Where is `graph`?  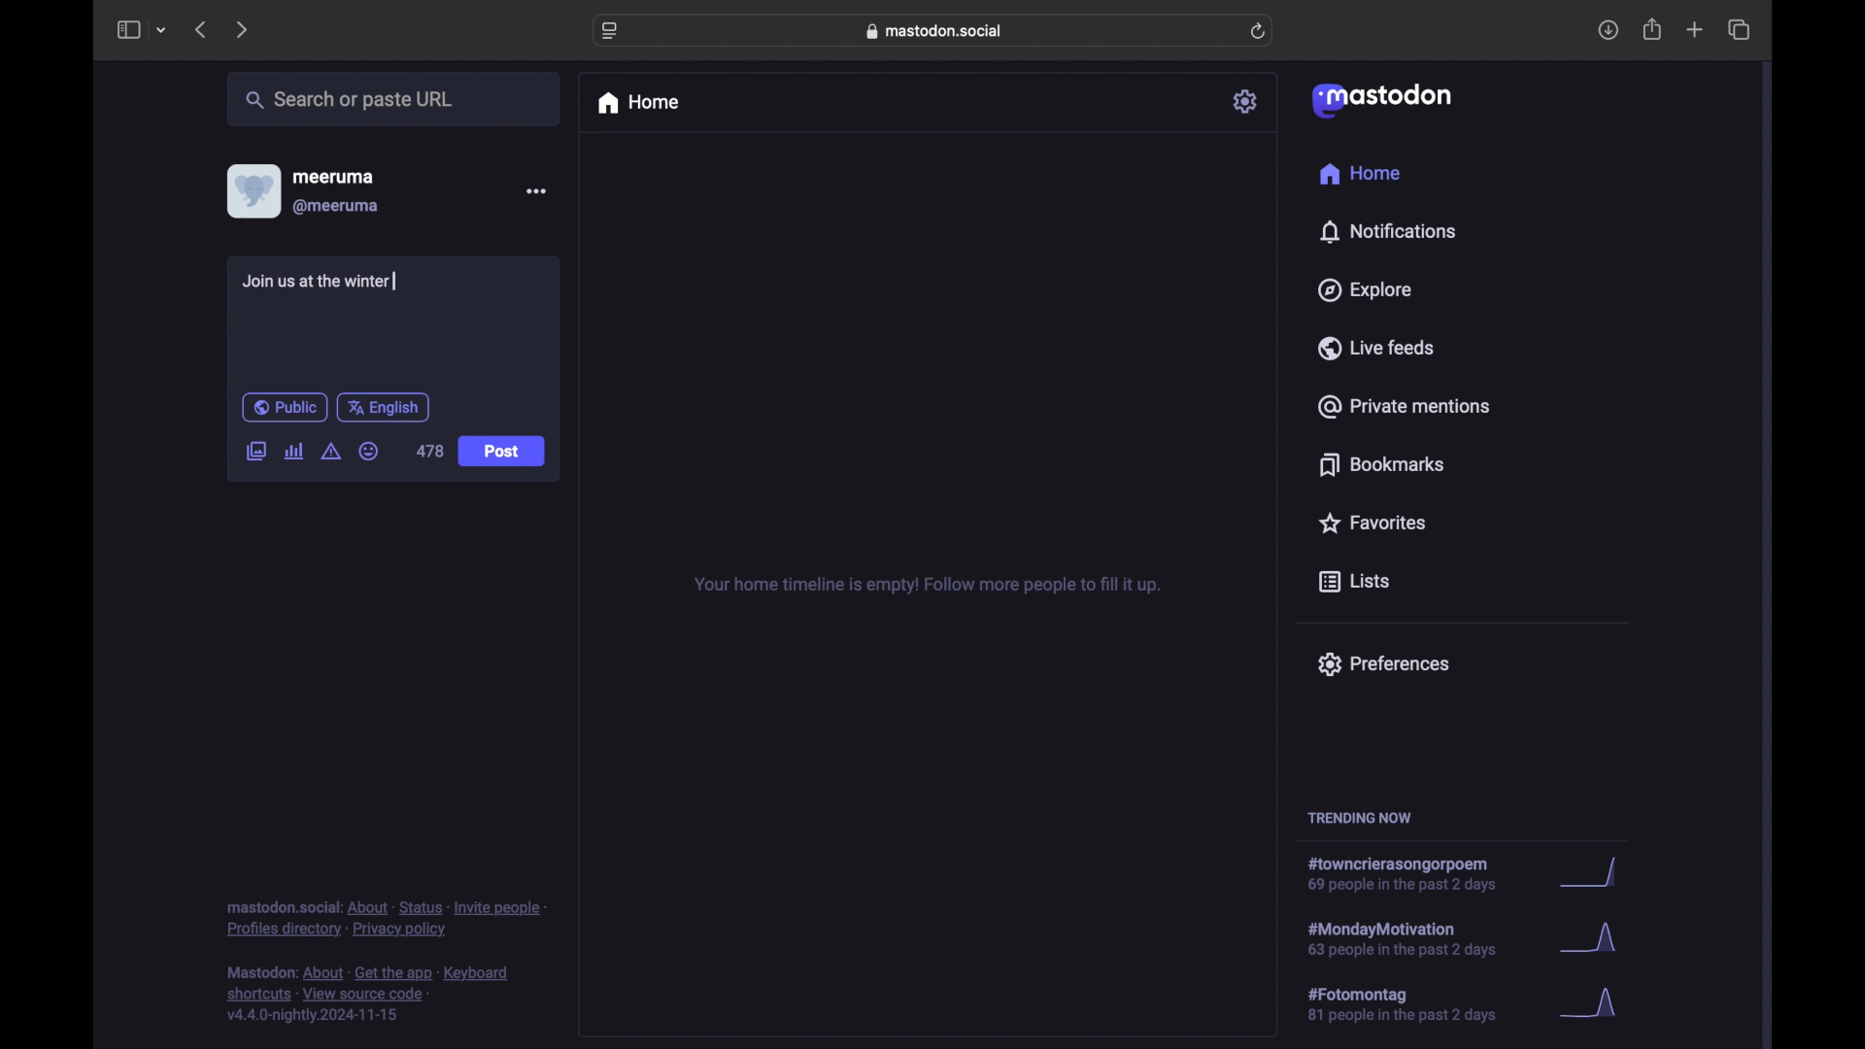 graph is located at coordinates (1594, 874).